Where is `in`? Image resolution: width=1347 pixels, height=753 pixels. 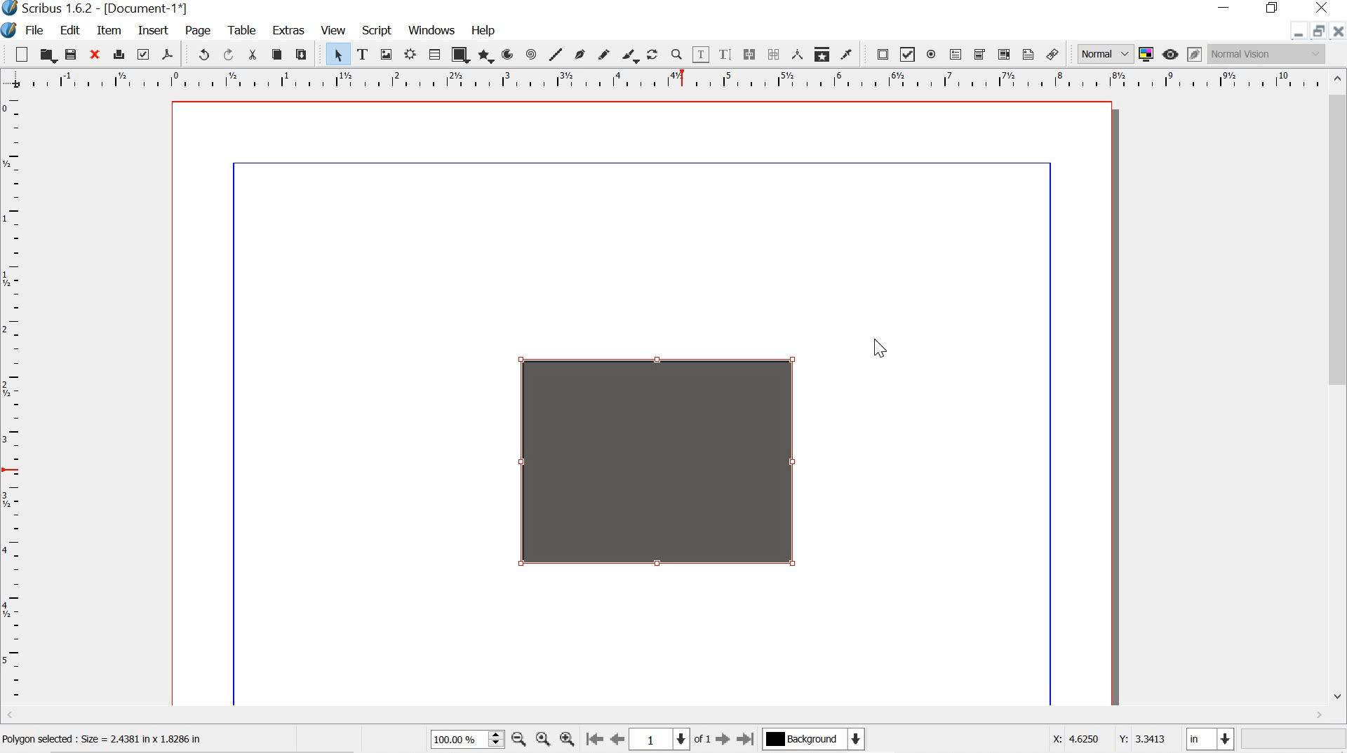 in is located at coordinates (1209, 740).